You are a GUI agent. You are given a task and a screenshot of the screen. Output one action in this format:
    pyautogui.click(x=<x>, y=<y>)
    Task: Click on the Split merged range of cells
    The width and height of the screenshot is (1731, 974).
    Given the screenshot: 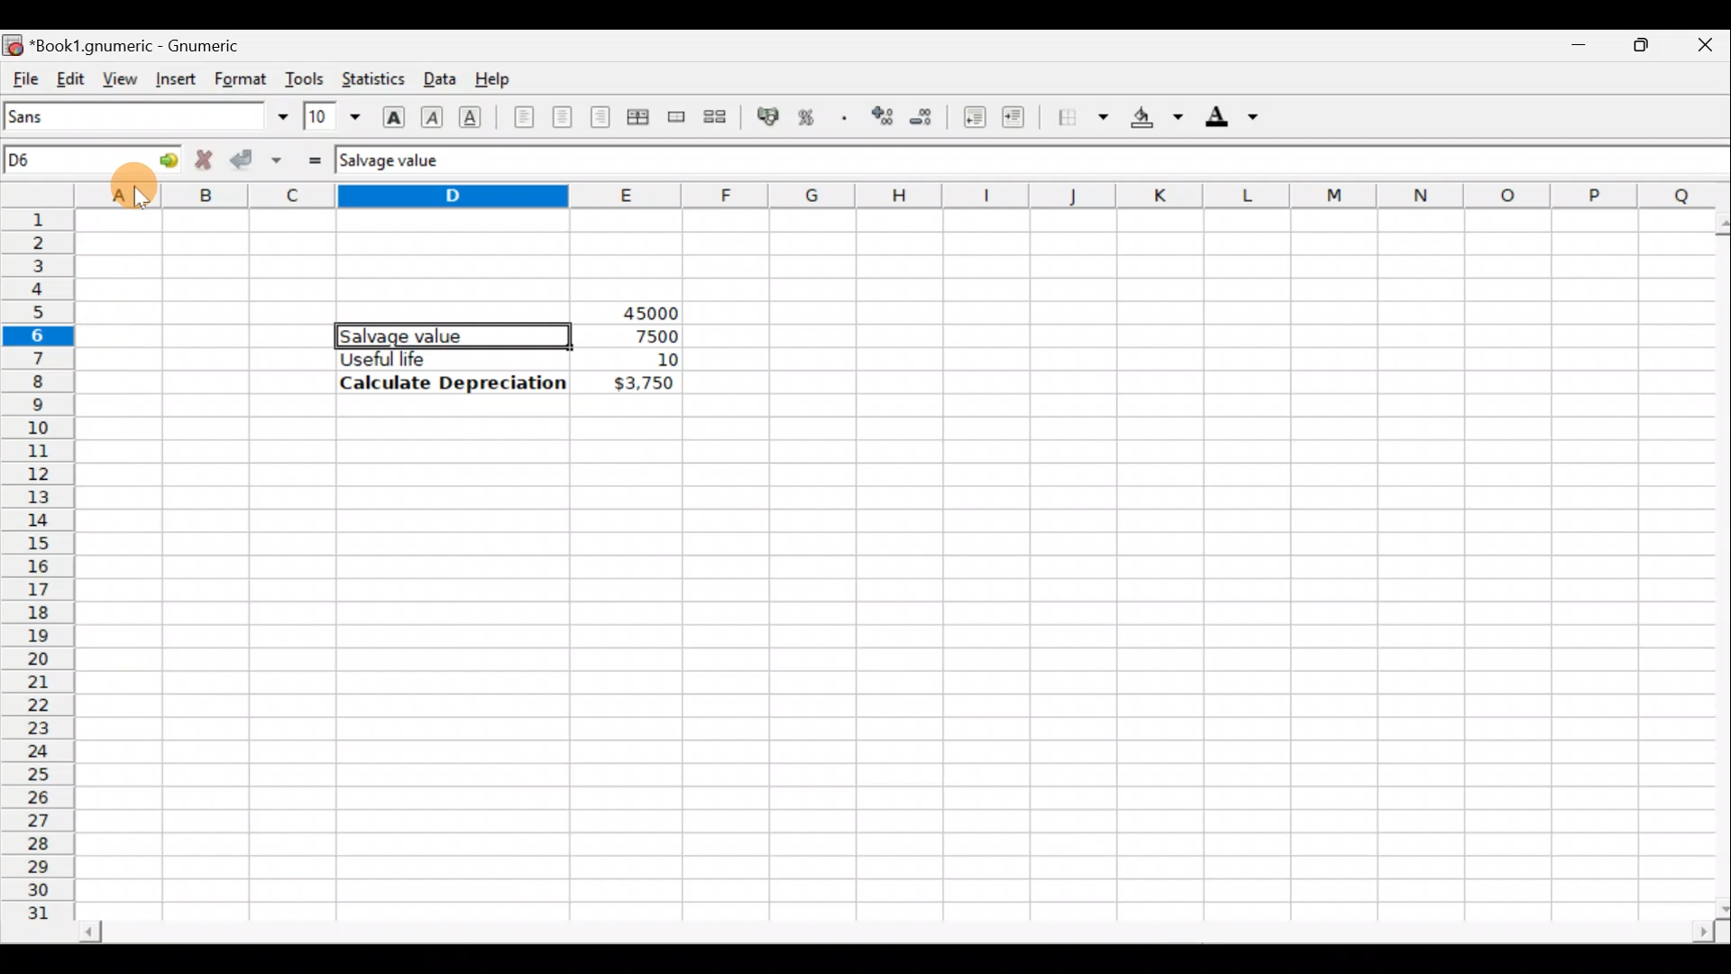 What is the action you would take?
    pyautogui.click(x=716, y=115)
    